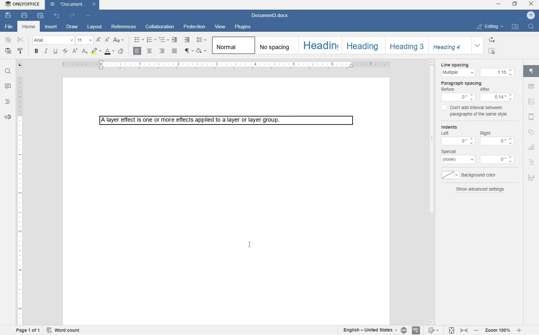  What do you see at coordinates (531, 132) in the screenshot?
I see `SHAPE` at bounding box center [531, 132].